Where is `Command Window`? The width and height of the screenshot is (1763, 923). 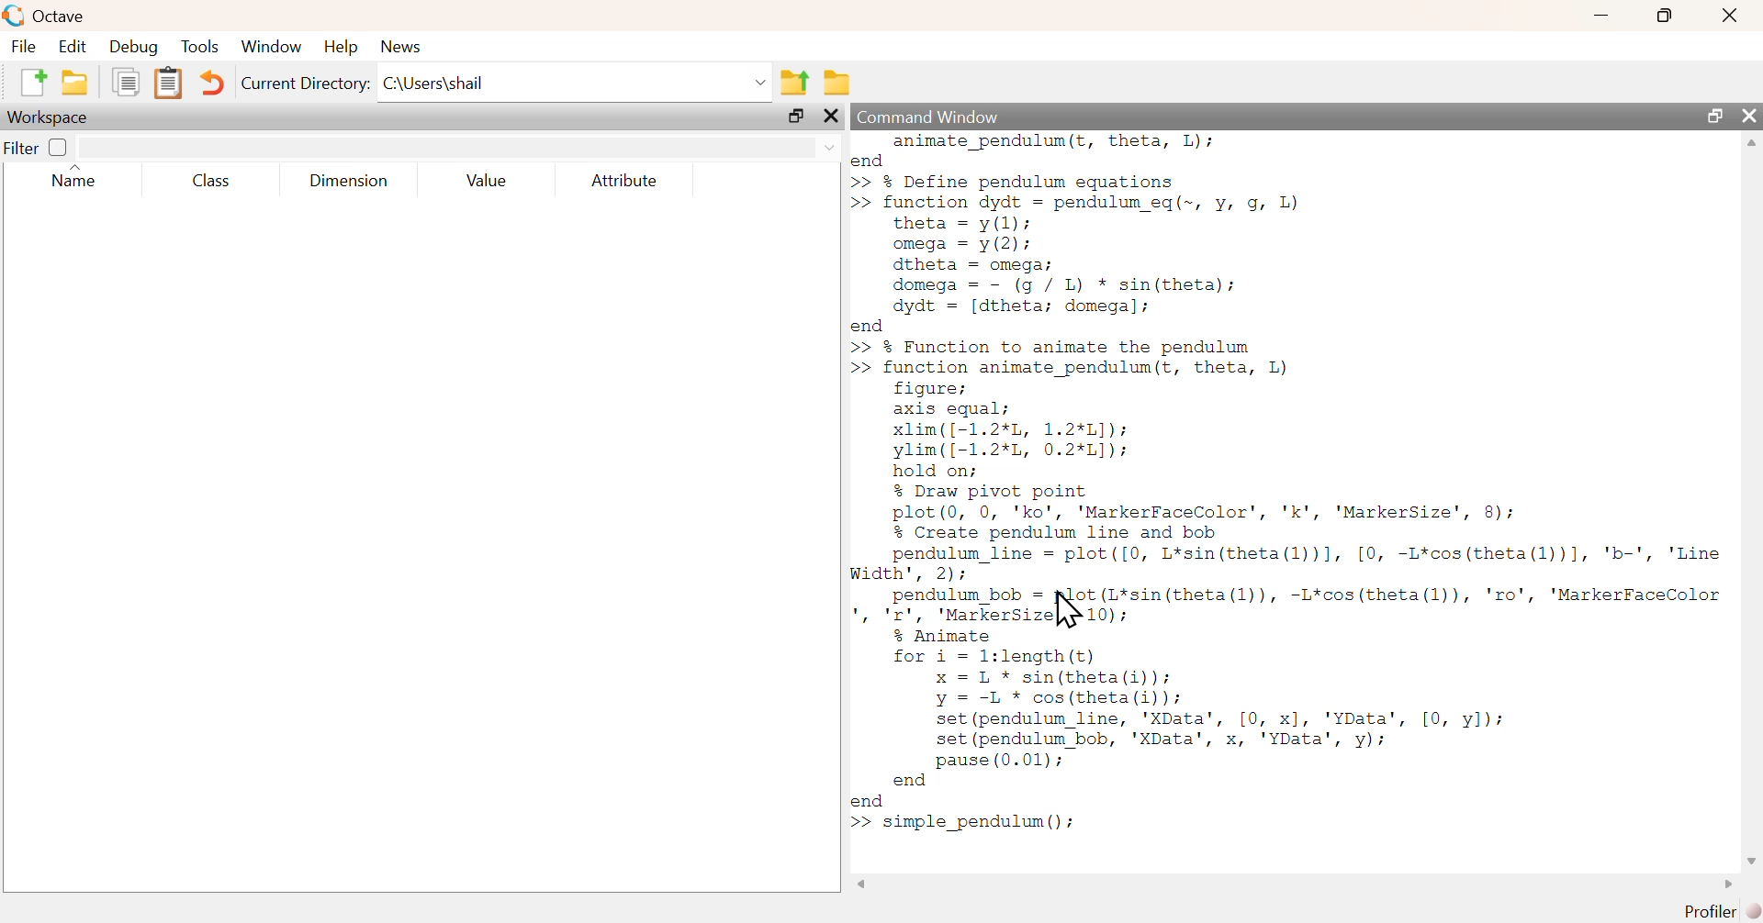 Command Window is located at coordinates (935, 117).